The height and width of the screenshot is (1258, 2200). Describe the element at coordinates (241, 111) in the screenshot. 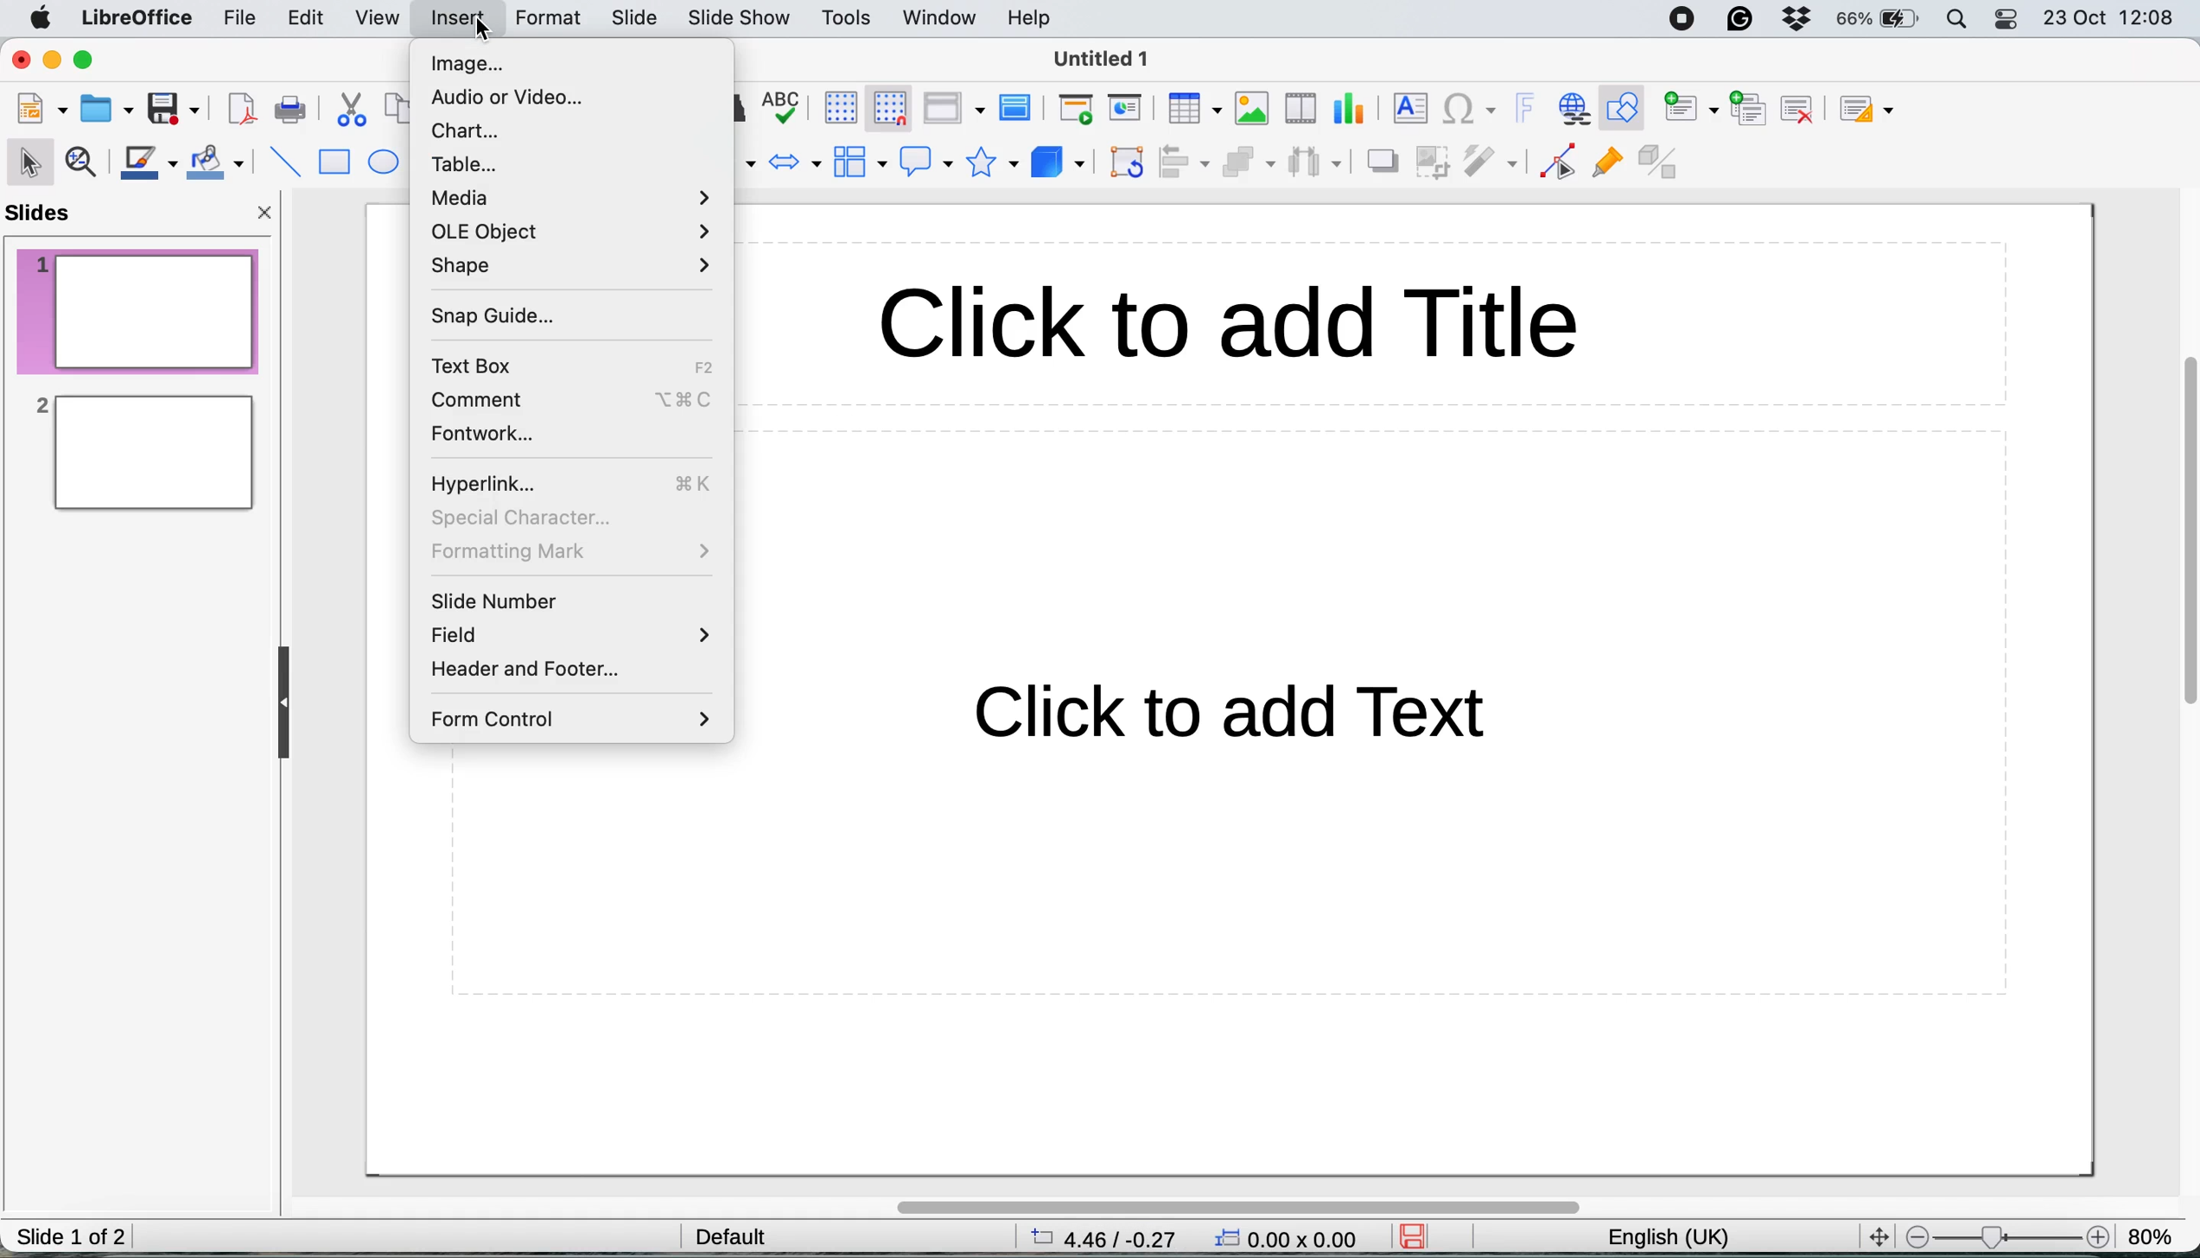

I see `export directly as pdf` at that location.